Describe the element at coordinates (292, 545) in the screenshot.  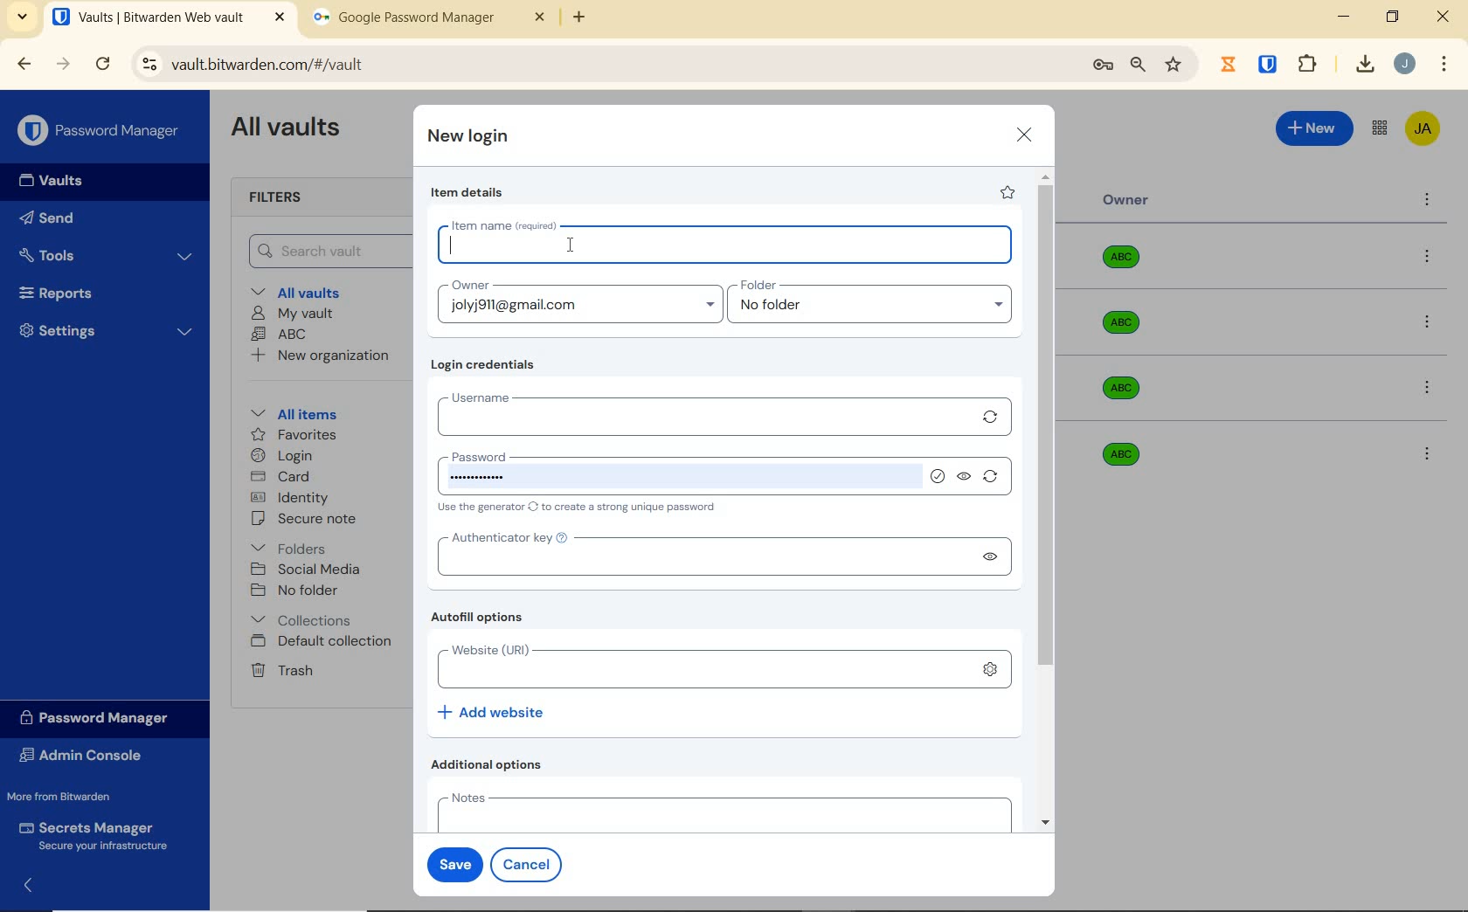
I see `Folders` at that location.